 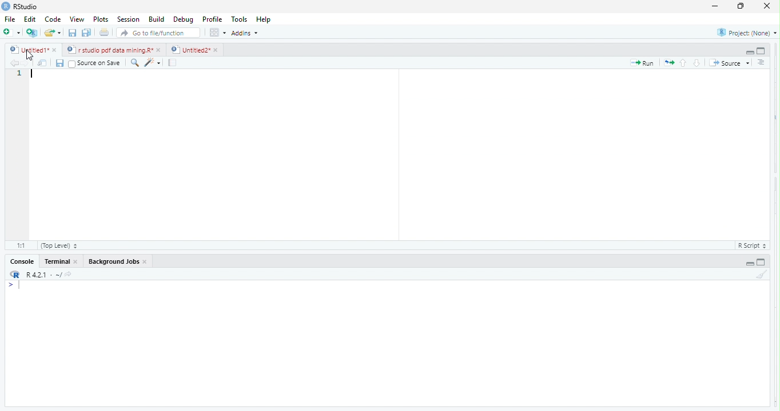 What do you see at coordinates (698, 63) in the screenshot?
I see `go to next section/chunk` at bounding box center [698, 63].